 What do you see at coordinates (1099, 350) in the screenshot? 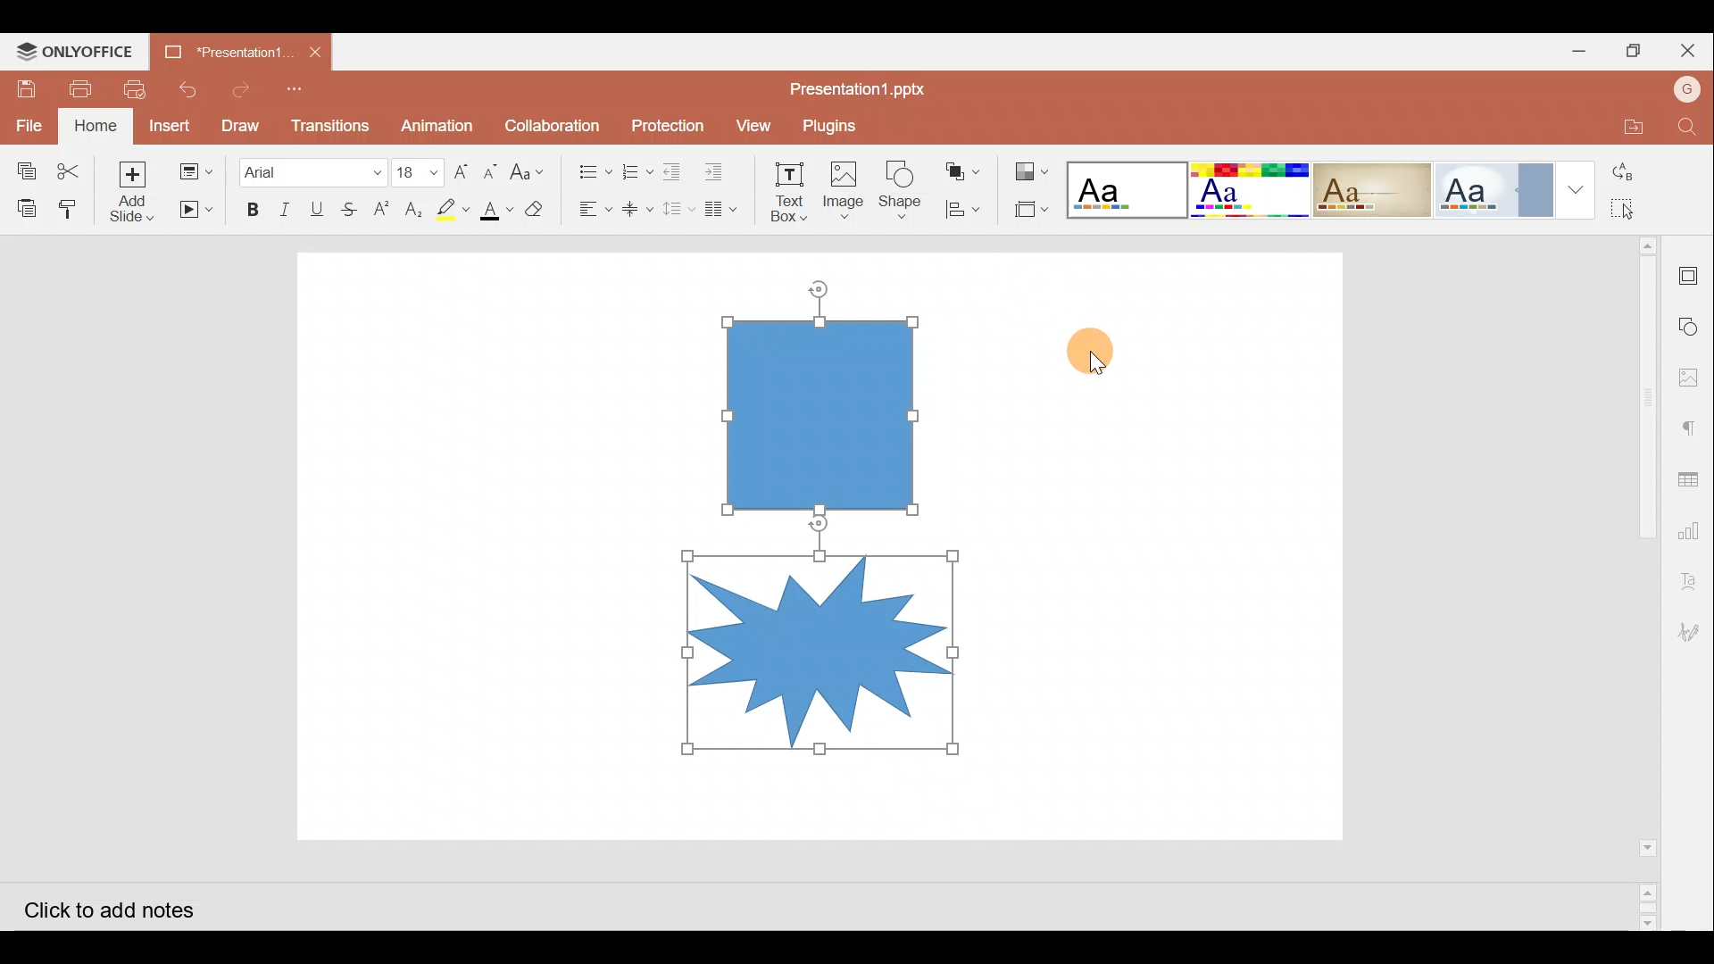
I see `Cursor` at bounding box center [1099, 350].